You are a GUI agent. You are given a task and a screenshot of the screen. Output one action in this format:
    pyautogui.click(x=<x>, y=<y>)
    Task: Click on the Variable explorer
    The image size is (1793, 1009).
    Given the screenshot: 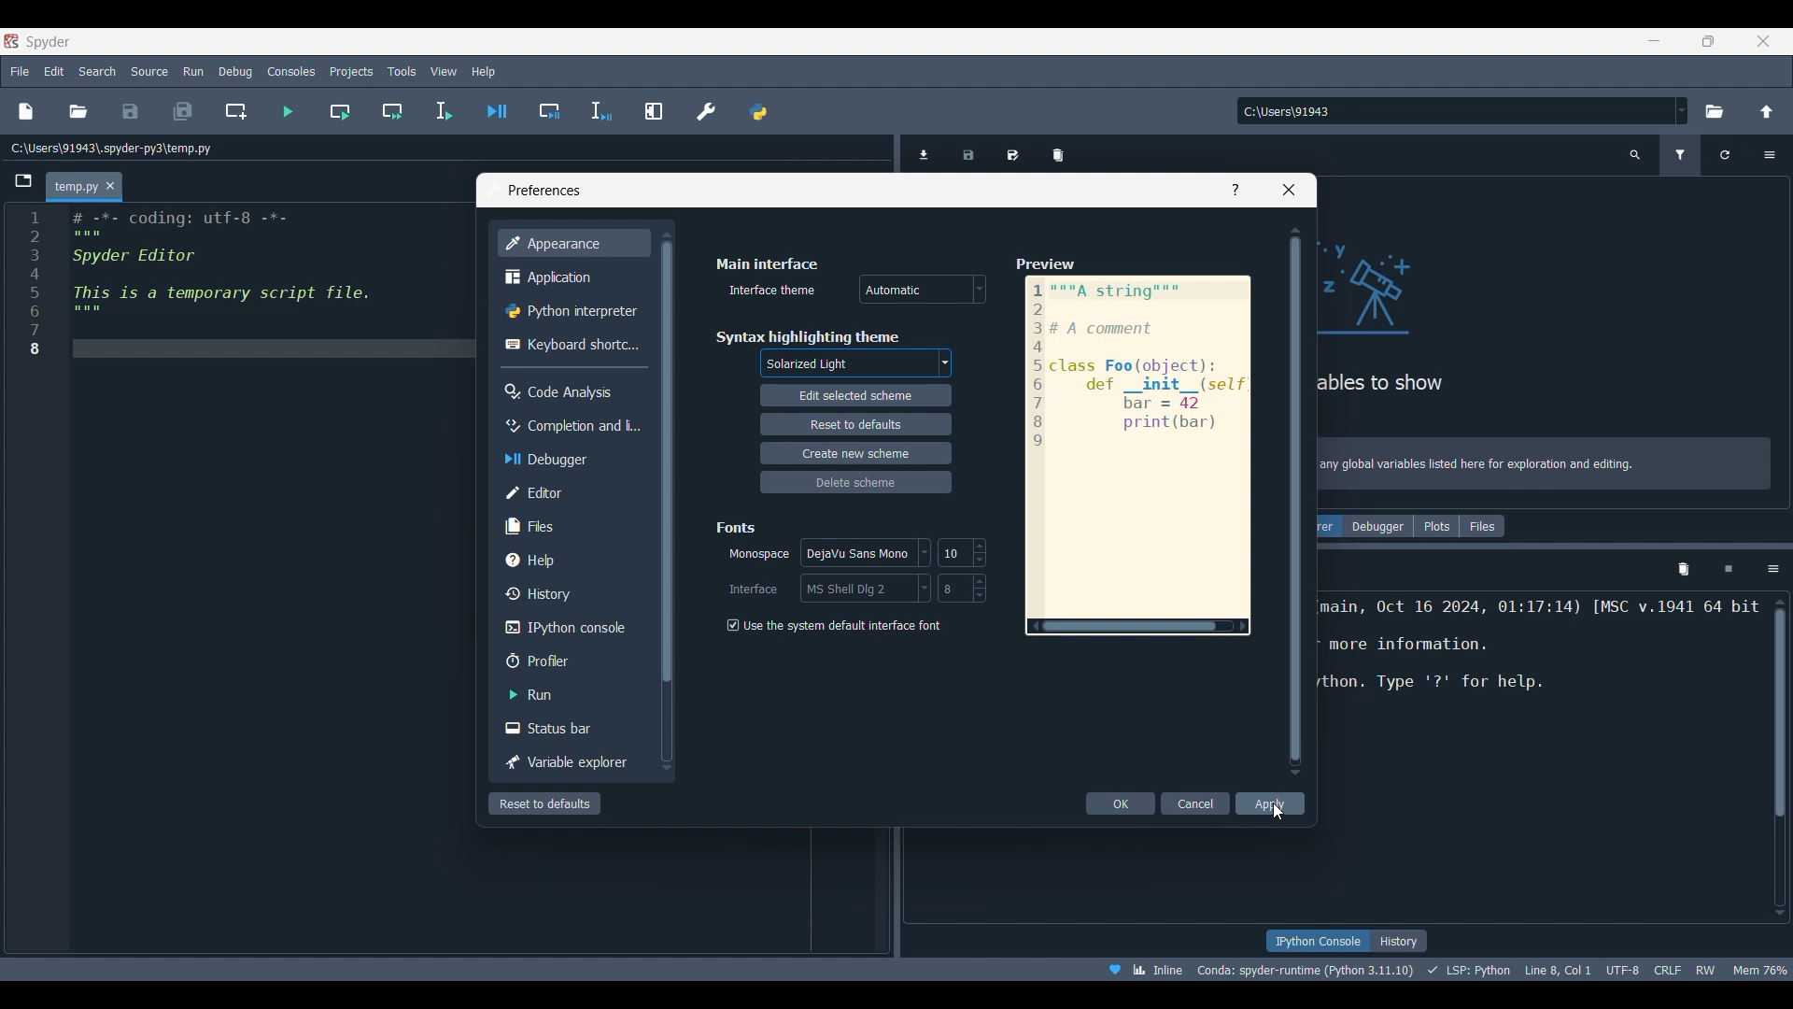 What is the action you would take?
    pyautogui.click(x=1329, y=526)
    